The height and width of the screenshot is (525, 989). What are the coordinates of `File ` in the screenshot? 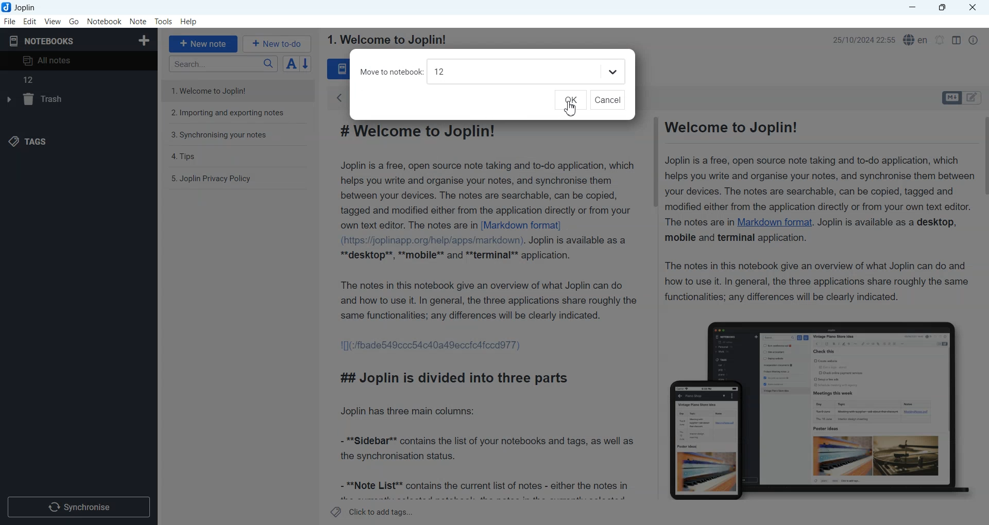 It's located at (9, 21).